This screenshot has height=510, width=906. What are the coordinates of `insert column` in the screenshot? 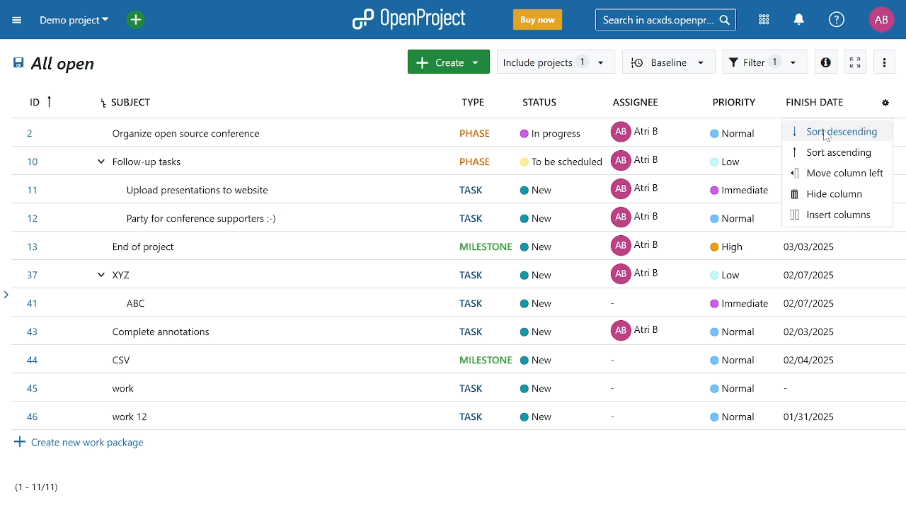 It's located at (837, 215).